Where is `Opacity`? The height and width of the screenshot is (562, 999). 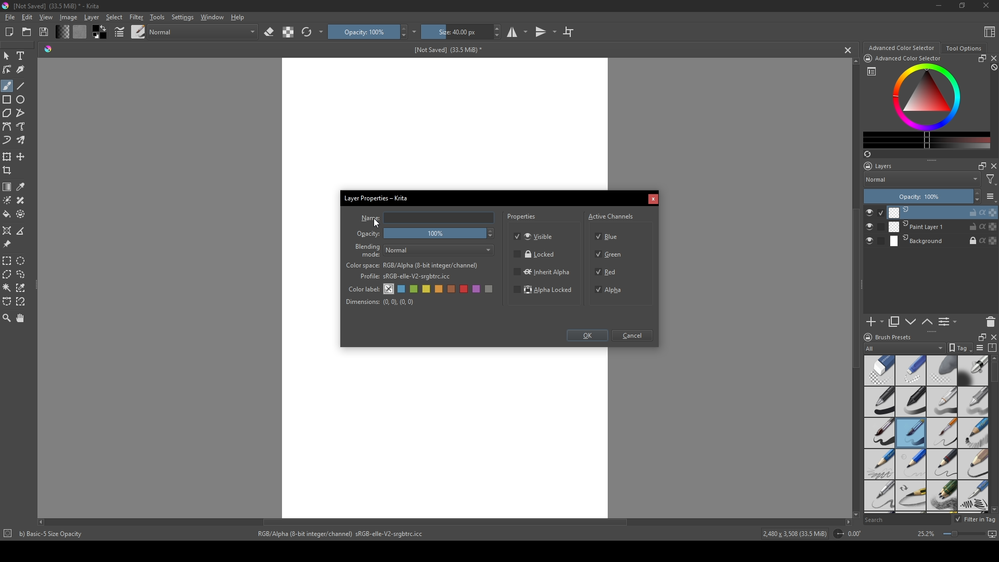
Opacity is located at coordinates (363, 32).